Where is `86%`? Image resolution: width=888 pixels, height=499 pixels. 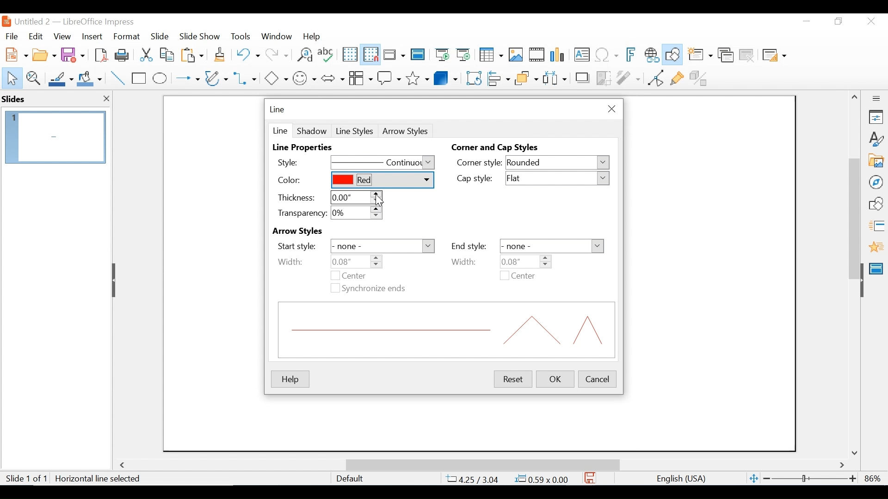 86% is located at coordinates (875, 478).